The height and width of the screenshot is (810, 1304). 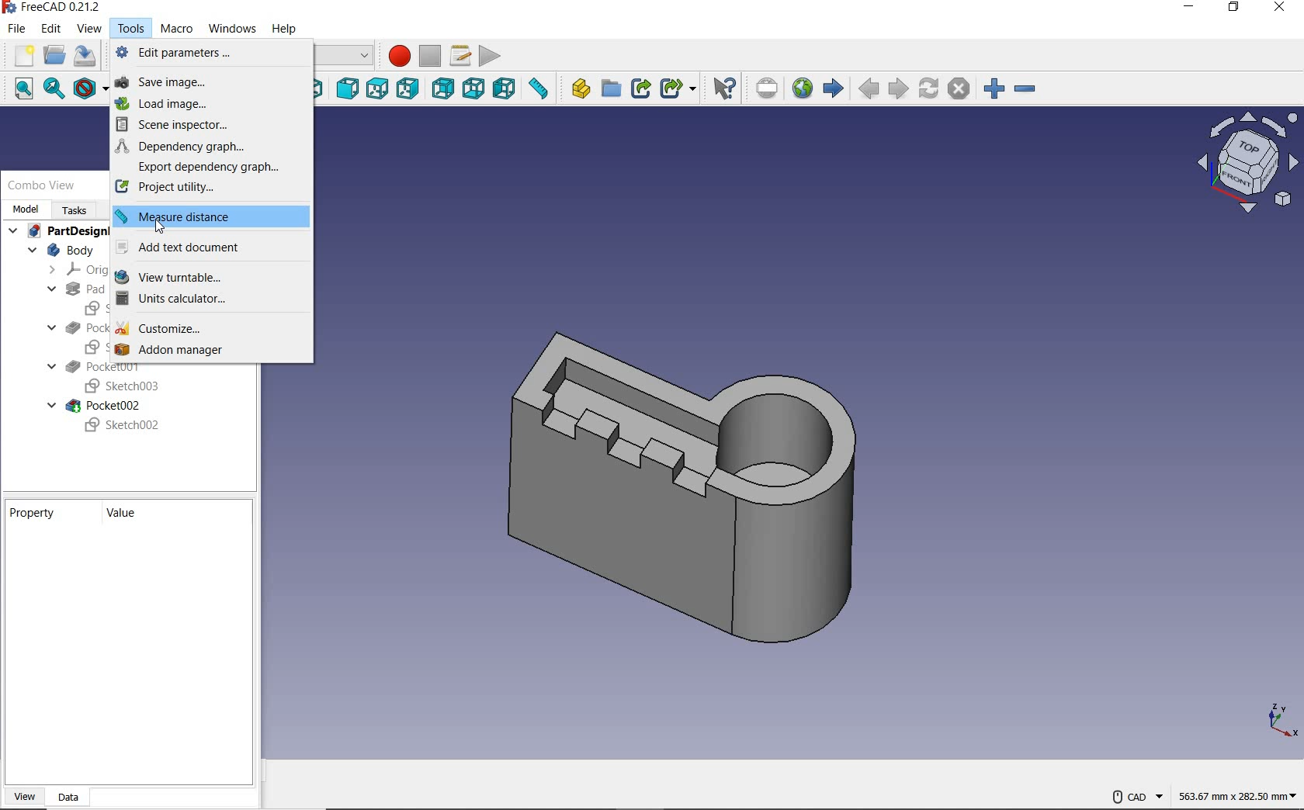 I want to click on macro, so click(x=176, y=29).